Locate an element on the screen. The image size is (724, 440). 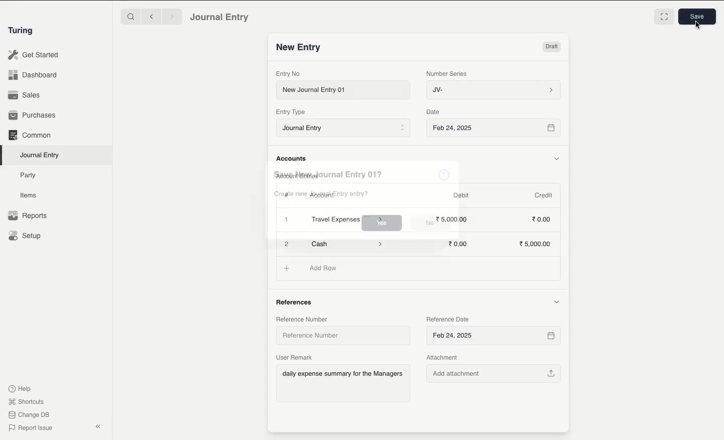
Party is located at coordinates (31, 176).